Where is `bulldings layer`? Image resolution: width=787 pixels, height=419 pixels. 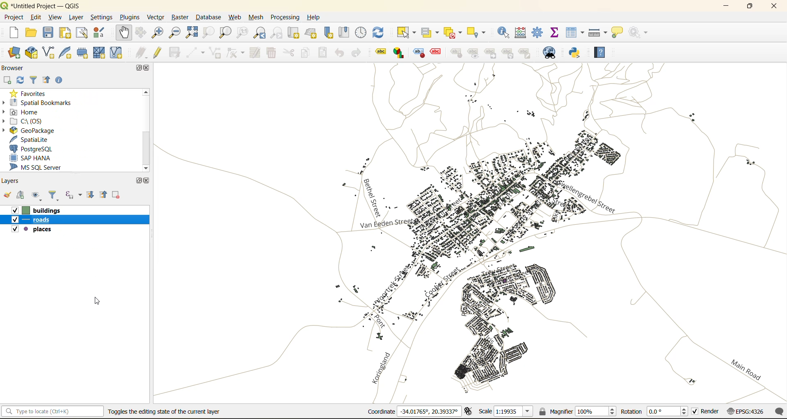 bulldings layer is located at coordinates (42, 209).